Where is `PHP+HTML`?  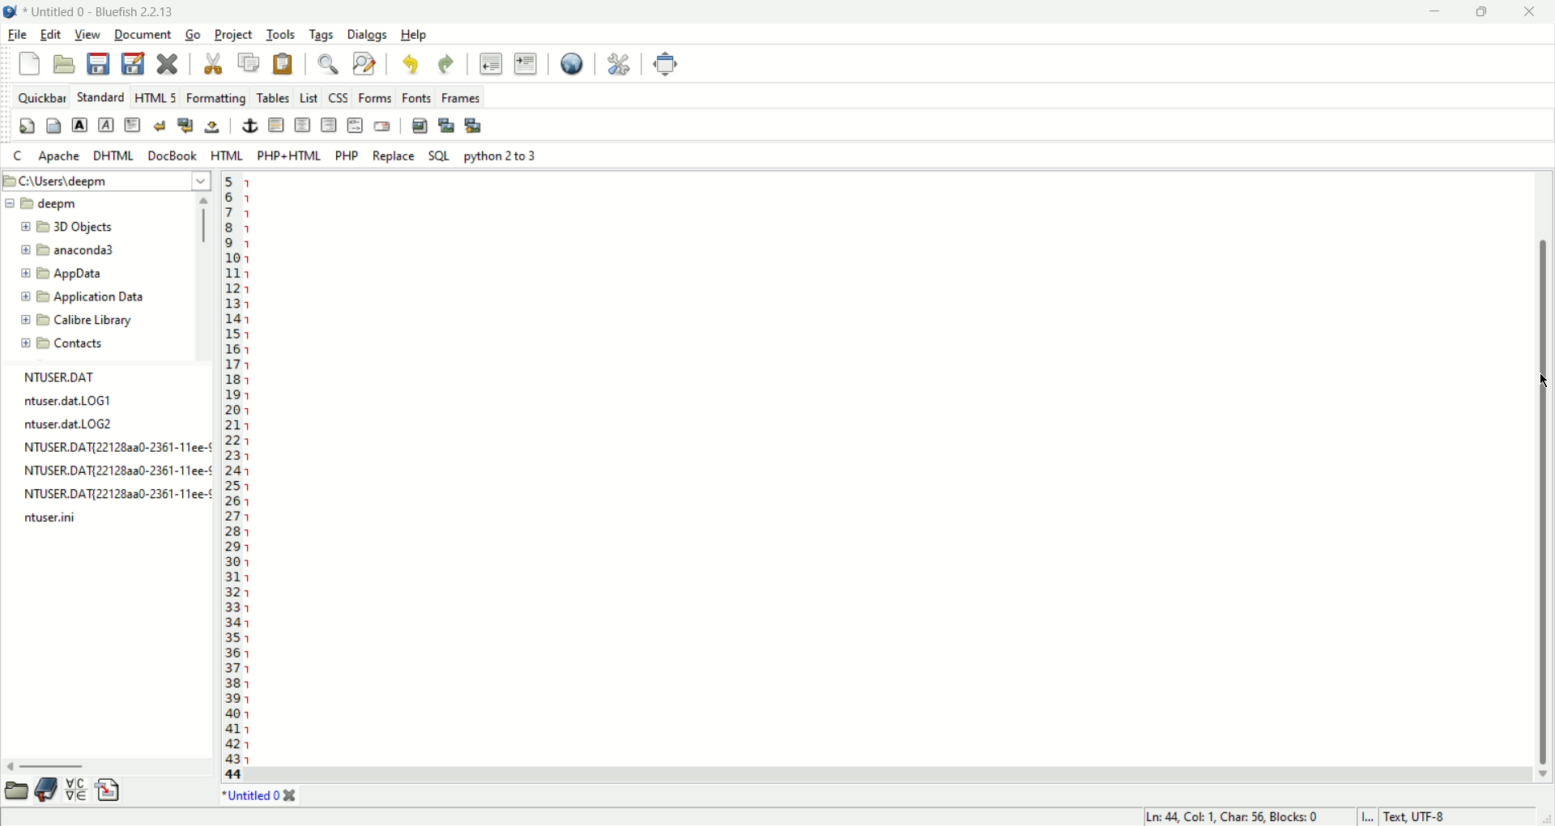
PHP+HTML is located at coordinates (288, 155).